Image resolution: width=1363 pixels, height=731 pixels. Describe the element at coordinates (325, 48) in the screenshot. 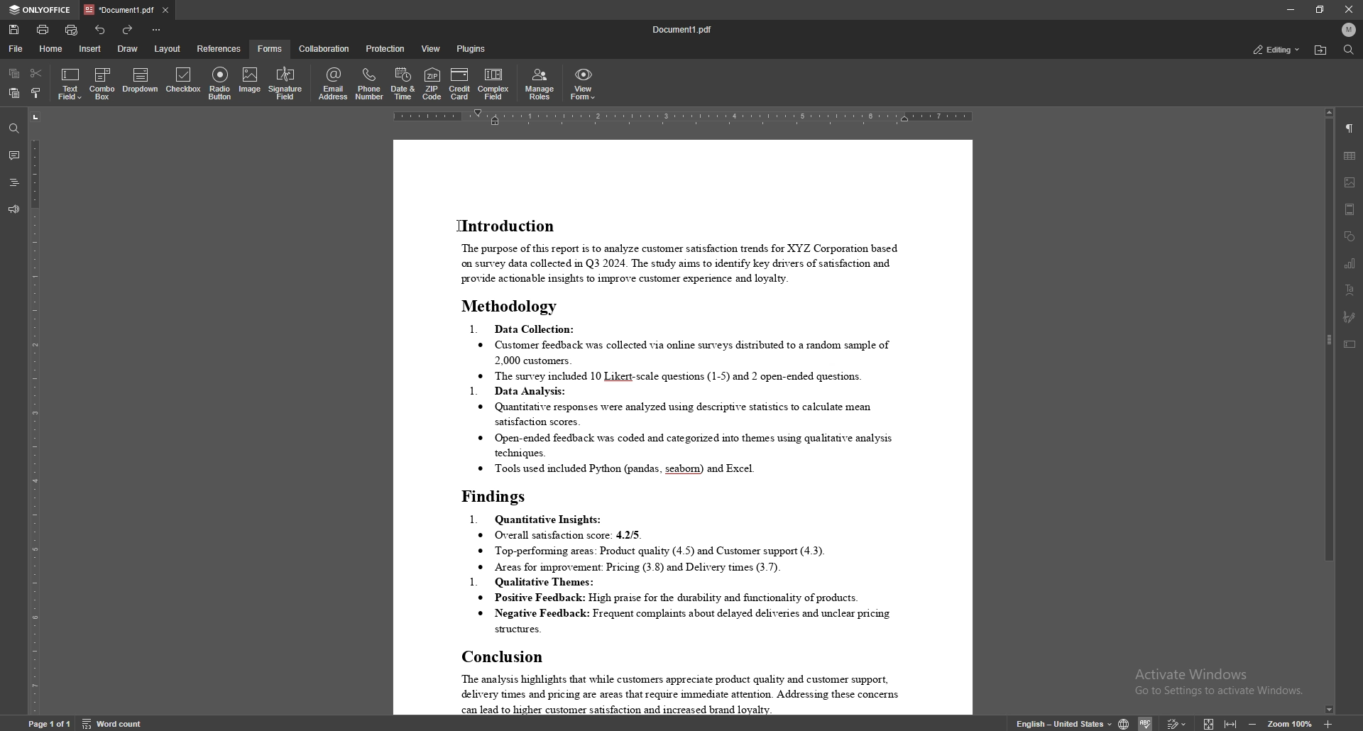

I see `collaboration` at that location.